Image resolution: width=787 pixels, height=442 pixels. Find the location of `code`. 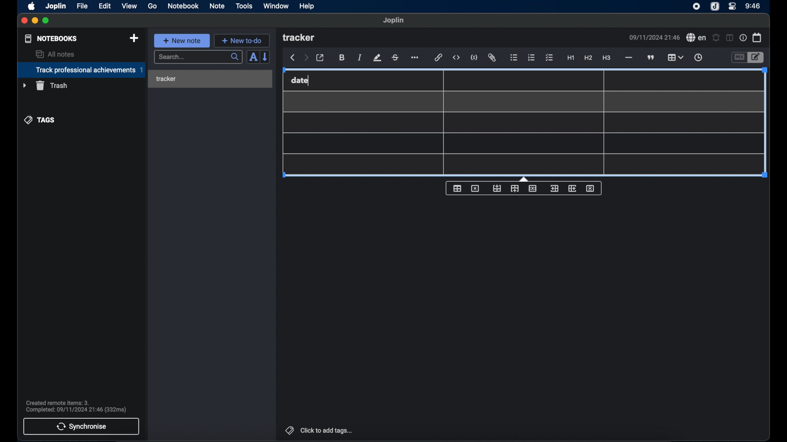

code is located at coordinates (475, 57).